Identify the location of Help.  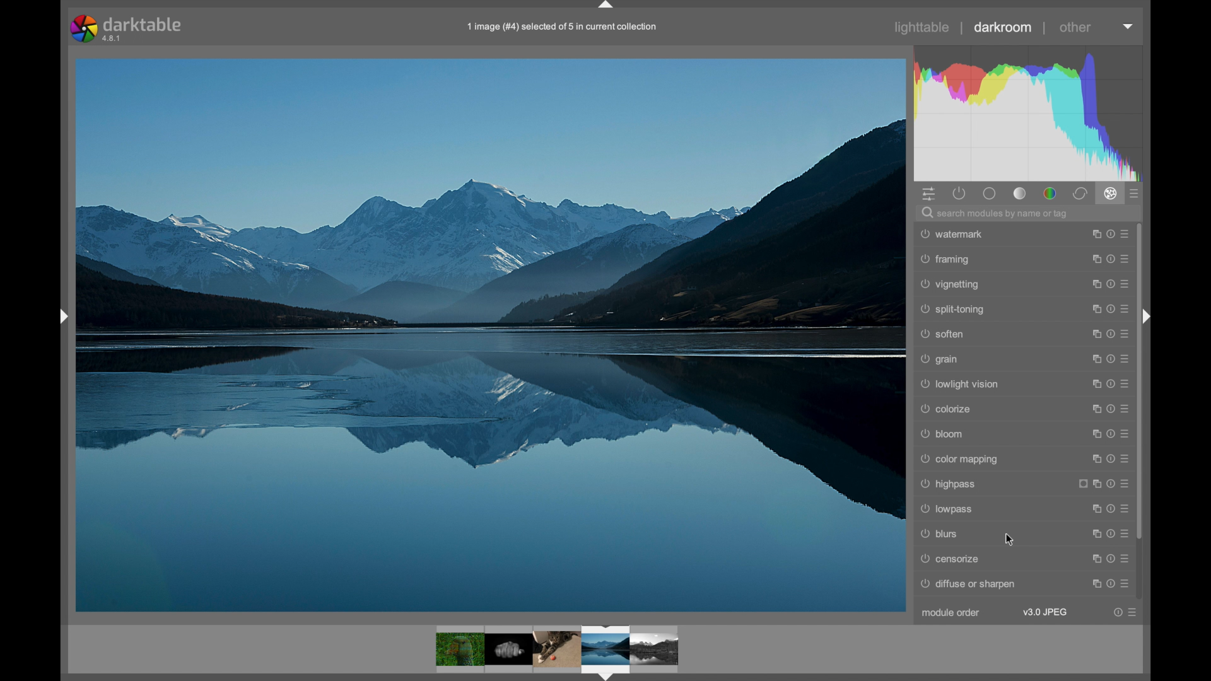
(1109, 484).